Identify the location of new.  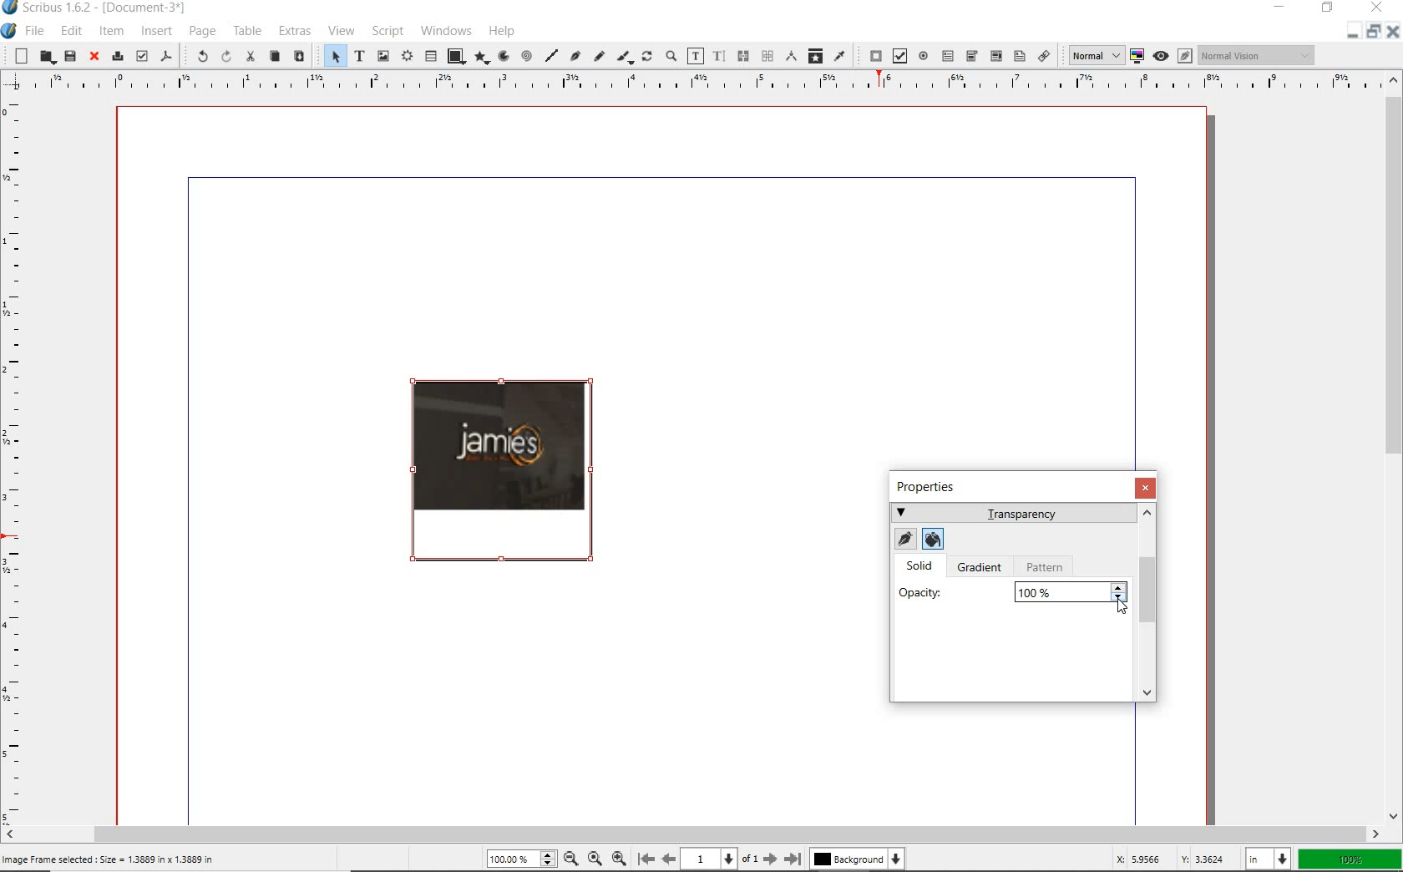
(20, 56).